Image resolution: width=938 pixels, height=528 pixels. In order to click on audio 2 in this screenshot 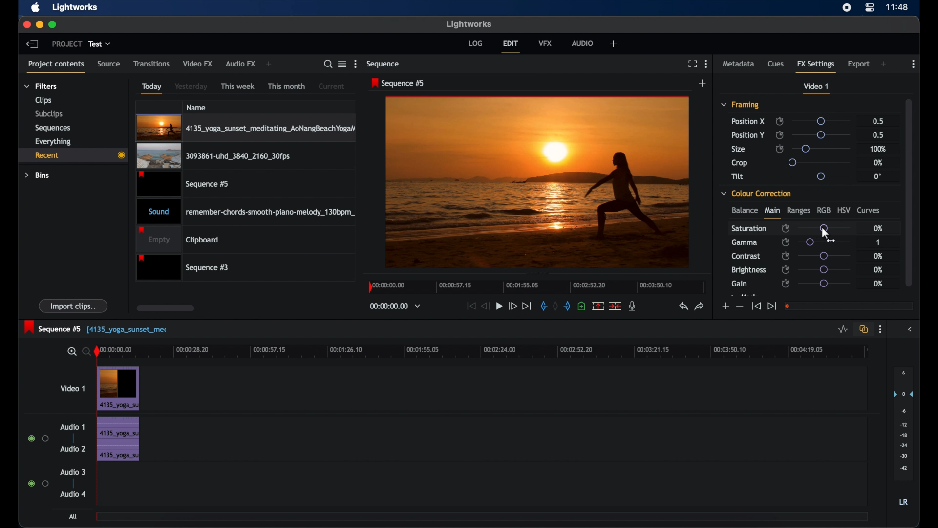, I will do `click(72, 449)`.